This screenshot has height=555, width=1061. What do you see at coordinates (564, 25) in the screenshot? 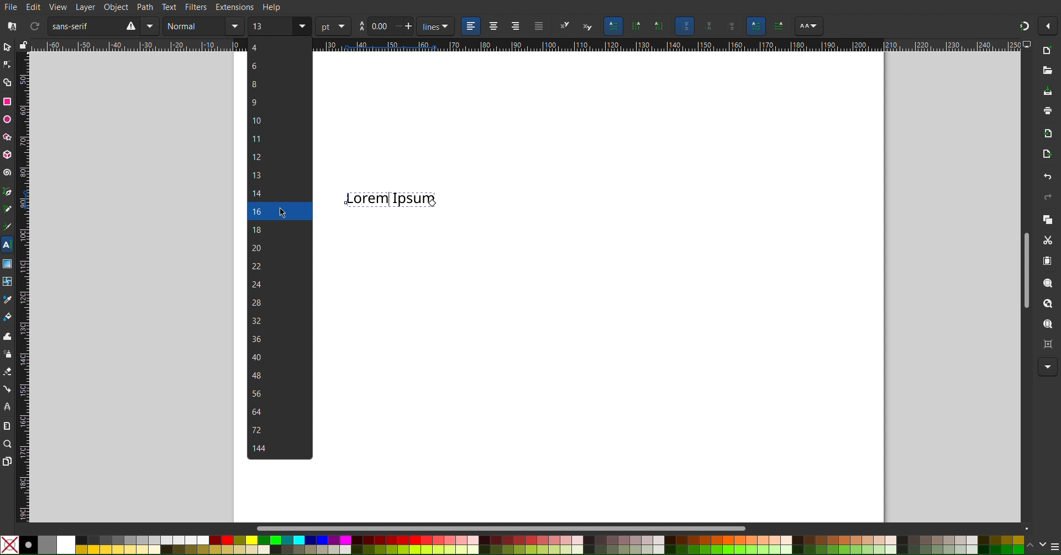
I see `superscript` at bounding box center [564, 25].